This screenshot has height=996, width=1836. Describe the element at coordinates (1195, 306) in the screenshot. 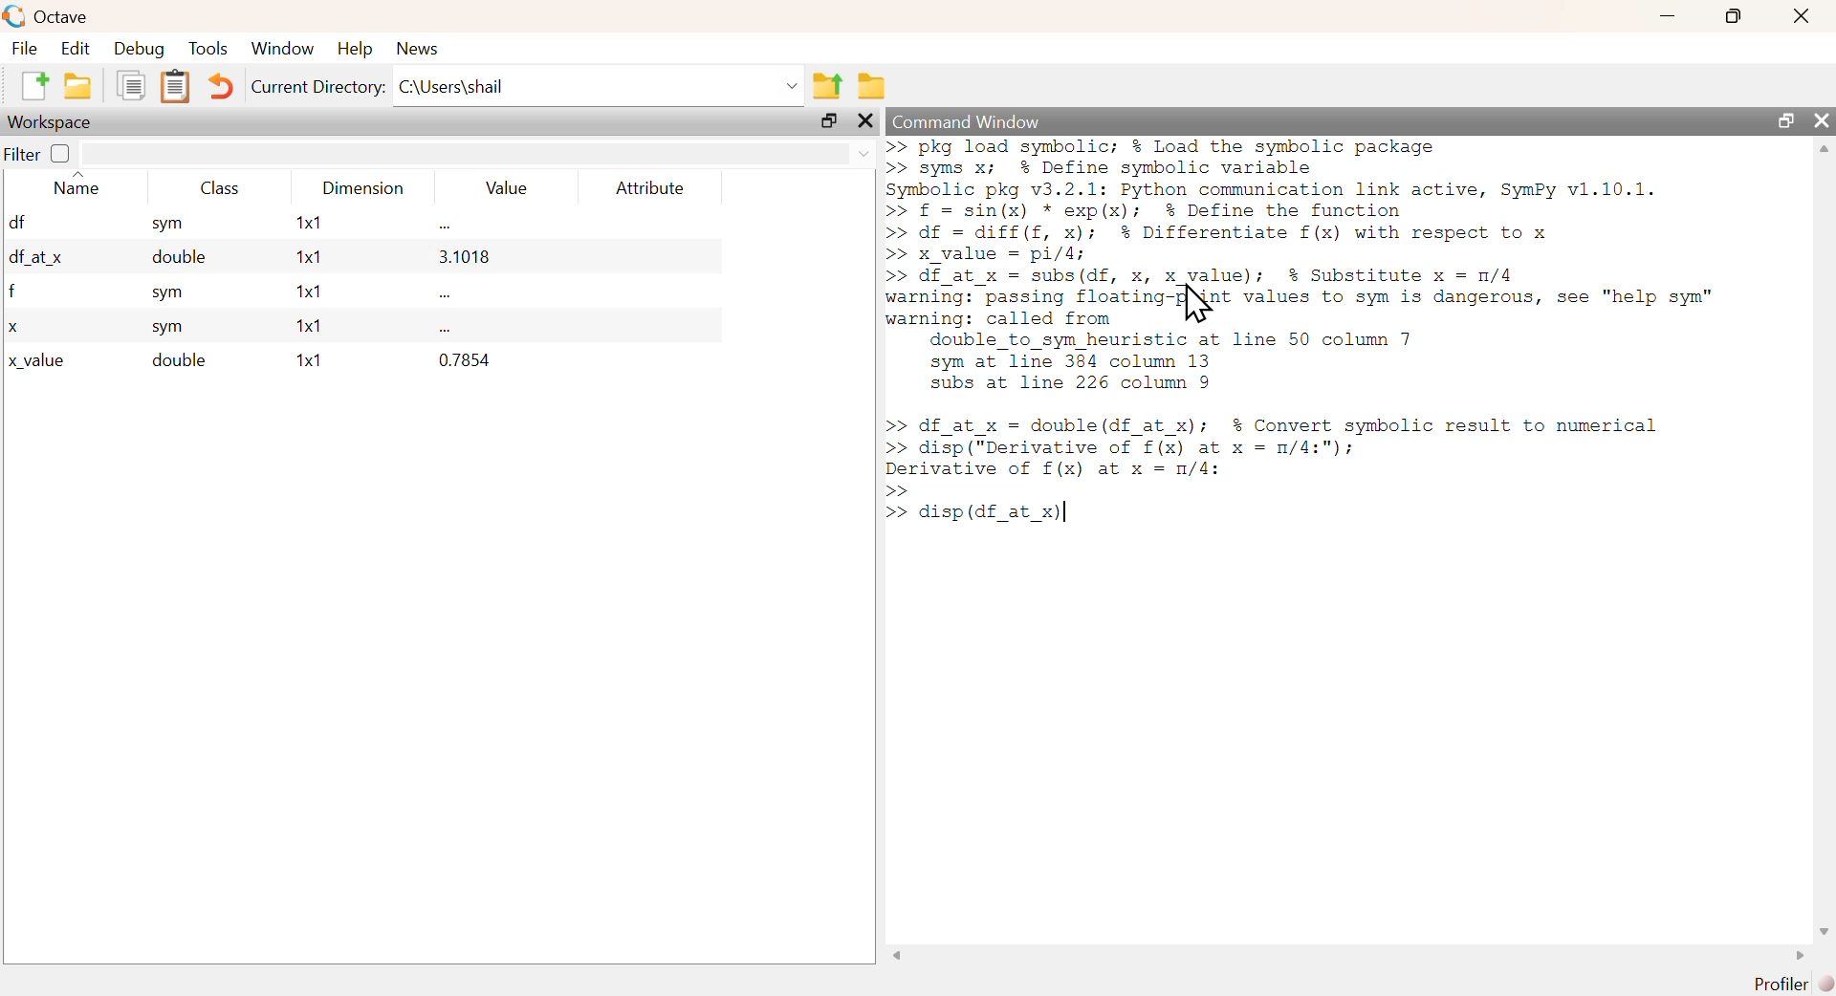

I see `cursor` at that location.